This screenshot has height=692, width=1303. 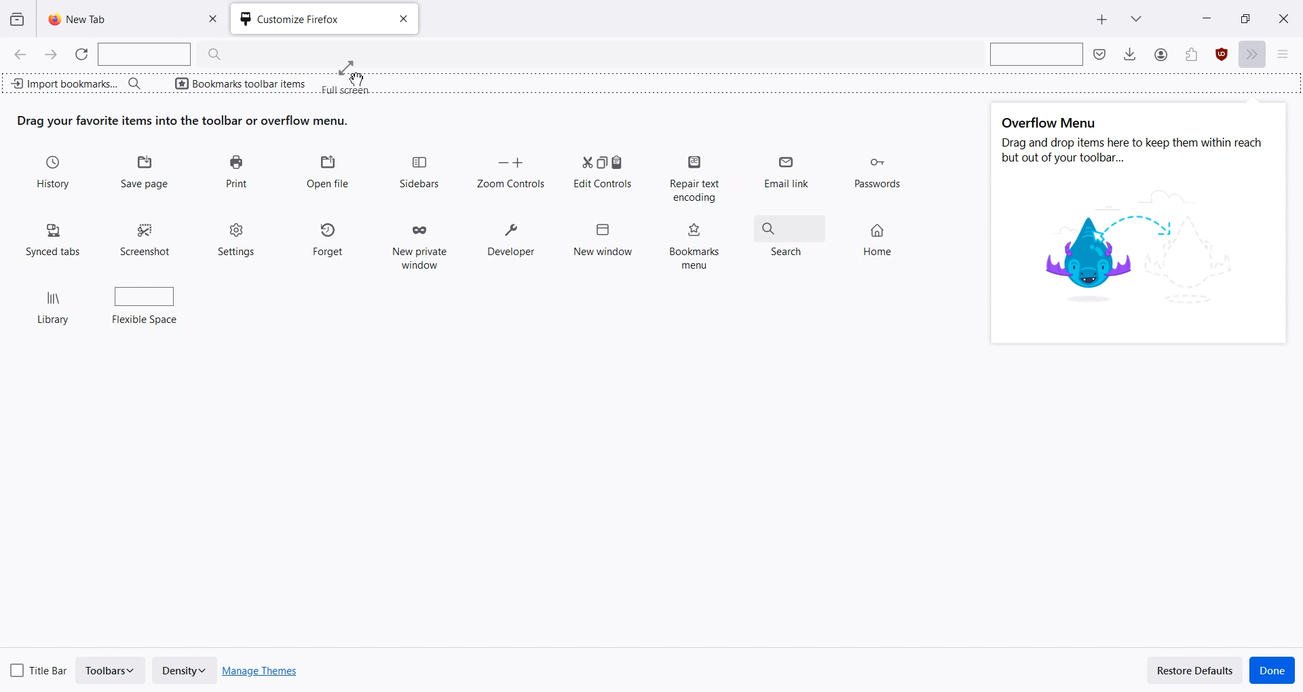 I want to click on Open Application menu, so click(x=1288, y=55).